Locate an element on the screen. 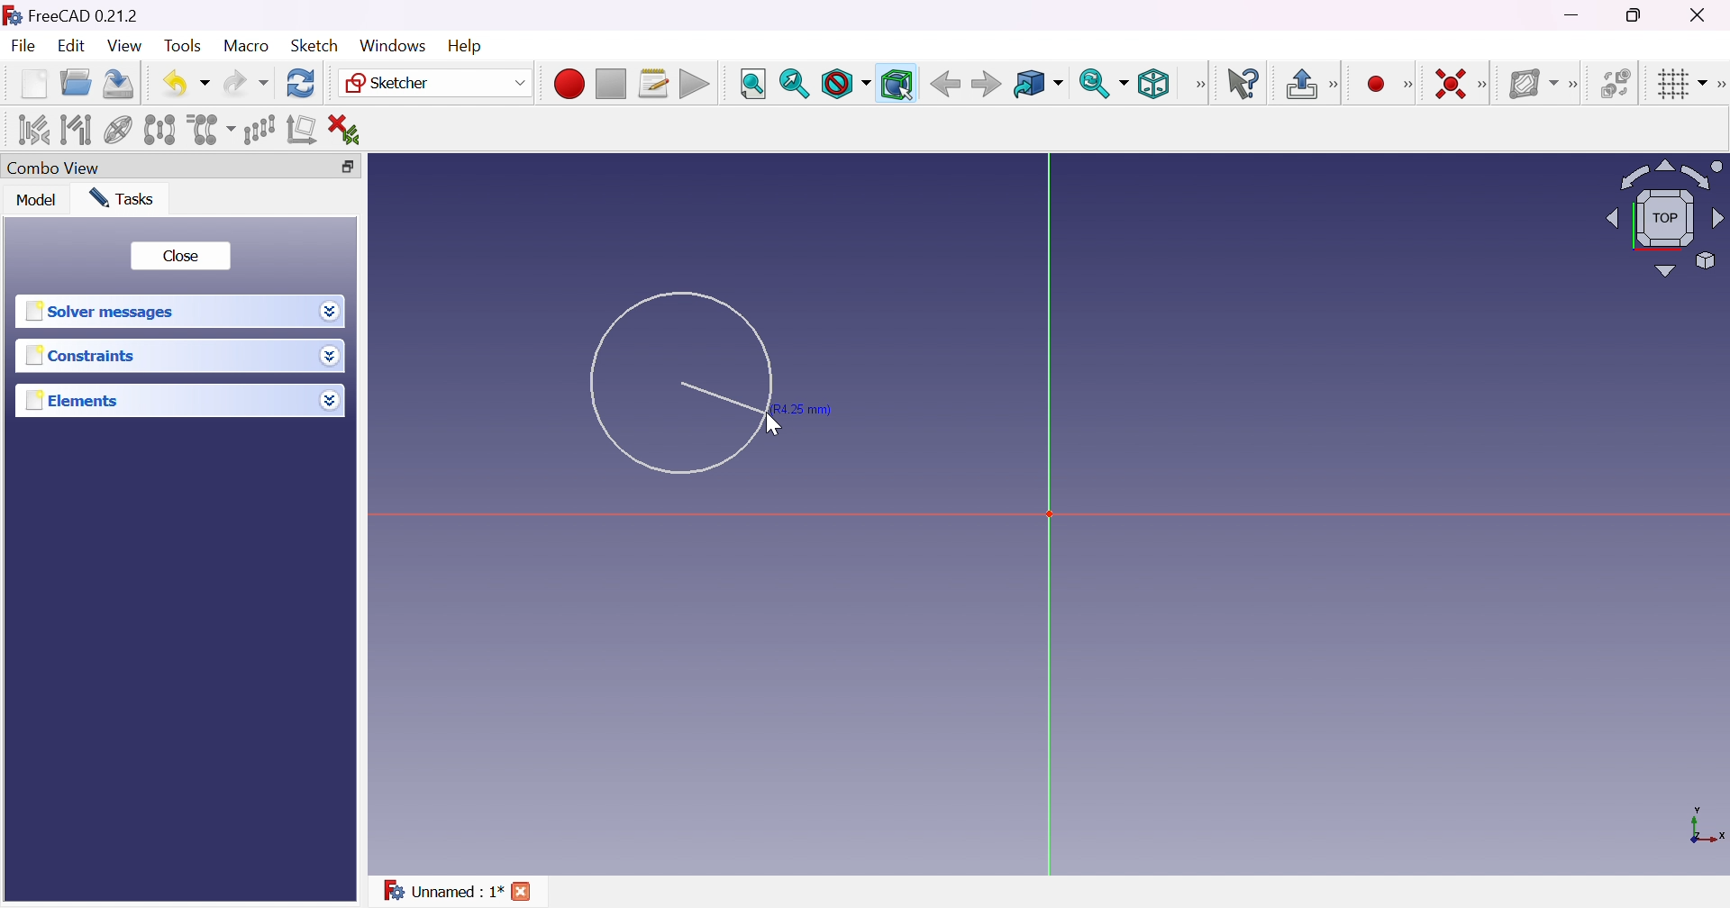 This screenshot has width=1730, height=908. Sketch is located at coordinates (315, 45).